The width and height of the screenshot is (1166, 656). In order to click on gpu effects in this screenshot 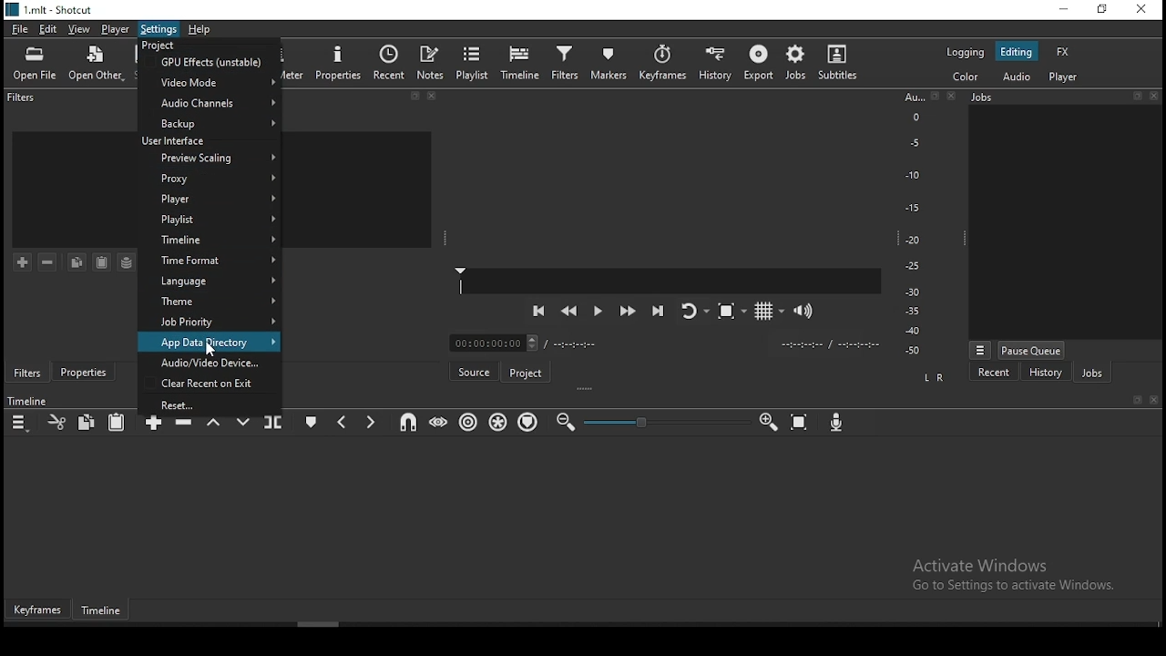, I will do `click(210, 63)`.